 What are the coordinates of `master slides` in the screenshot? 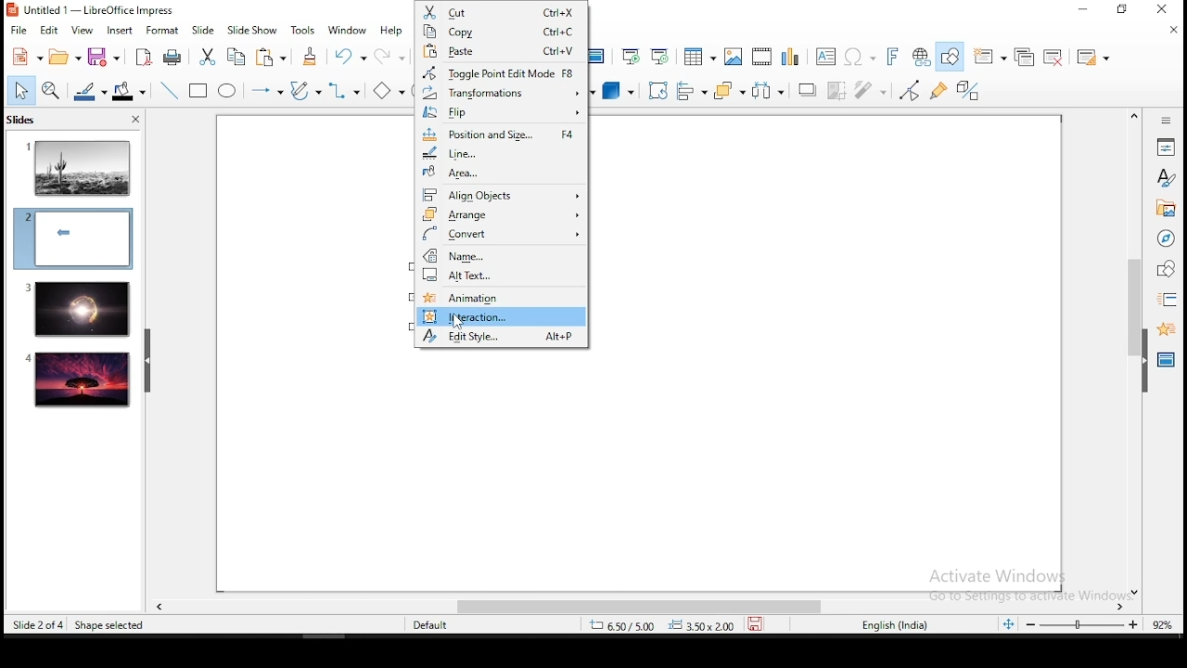 It's located at (1168, 358).